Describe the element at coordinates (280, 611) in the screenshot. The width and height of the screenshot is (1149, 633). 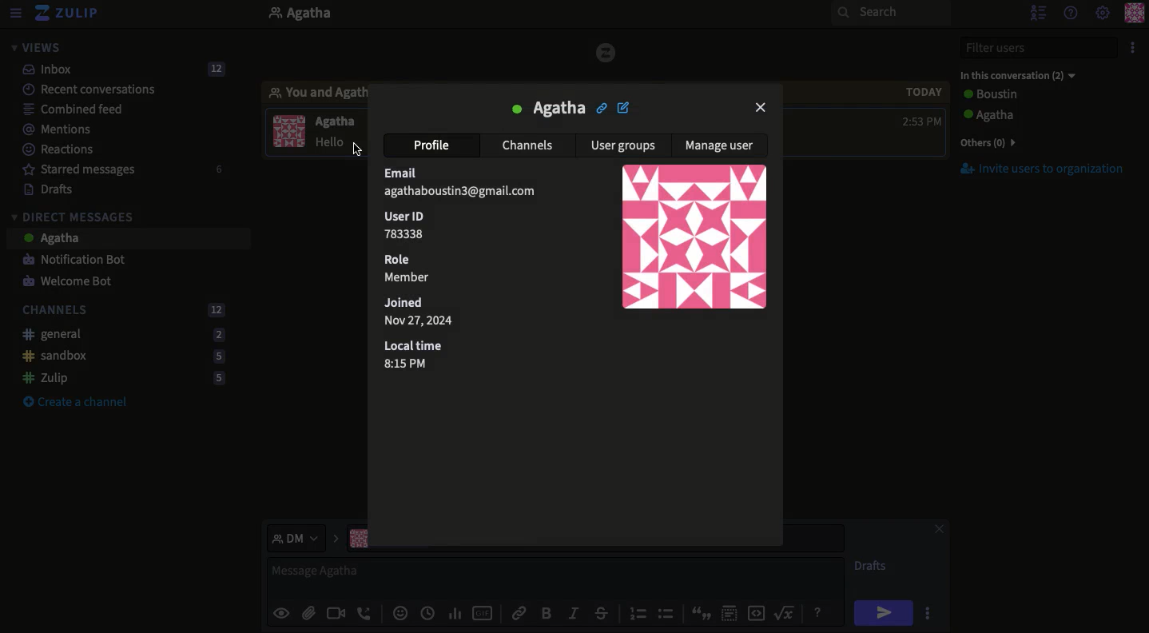
I see `Preview` at that location.